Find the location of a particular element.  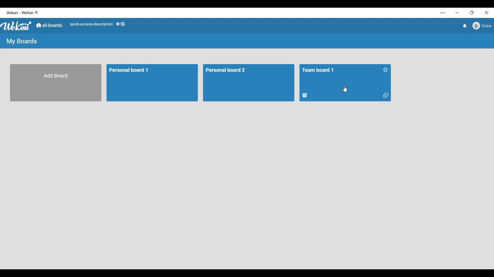

Team board 1 is located at coordinates (321, 70).